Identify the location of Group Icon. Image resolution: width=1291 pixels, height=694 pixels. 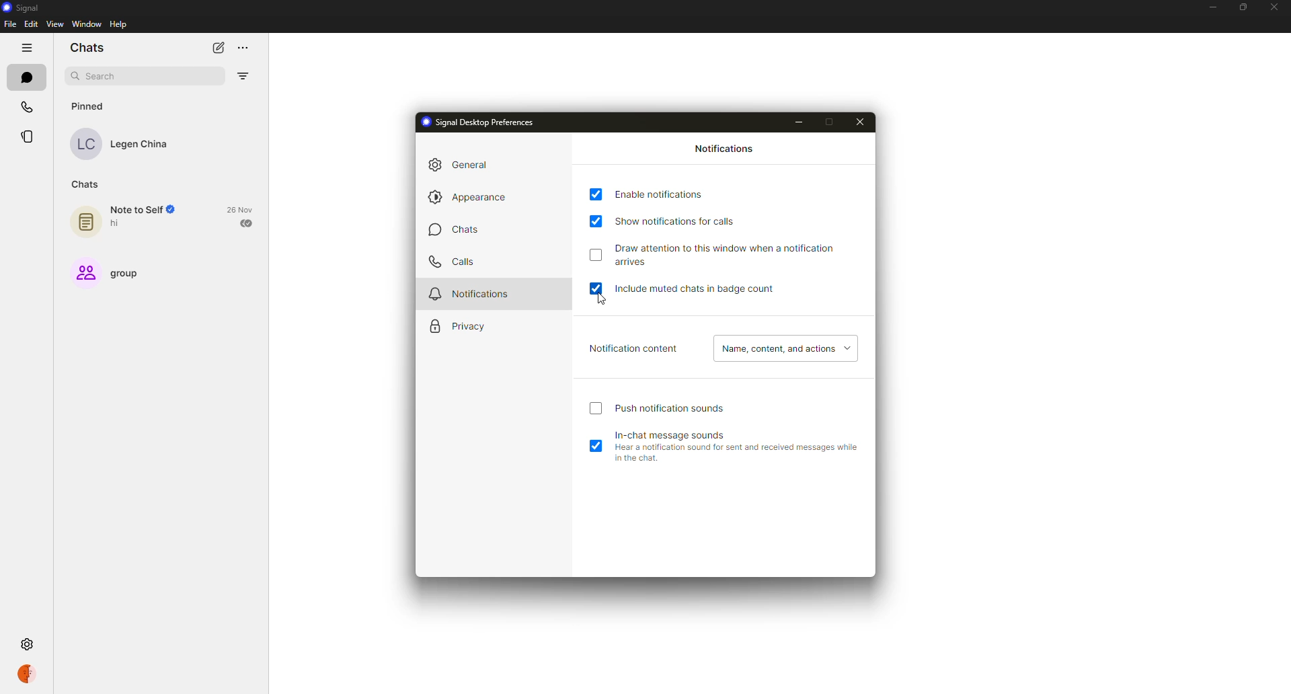
(85, 273).